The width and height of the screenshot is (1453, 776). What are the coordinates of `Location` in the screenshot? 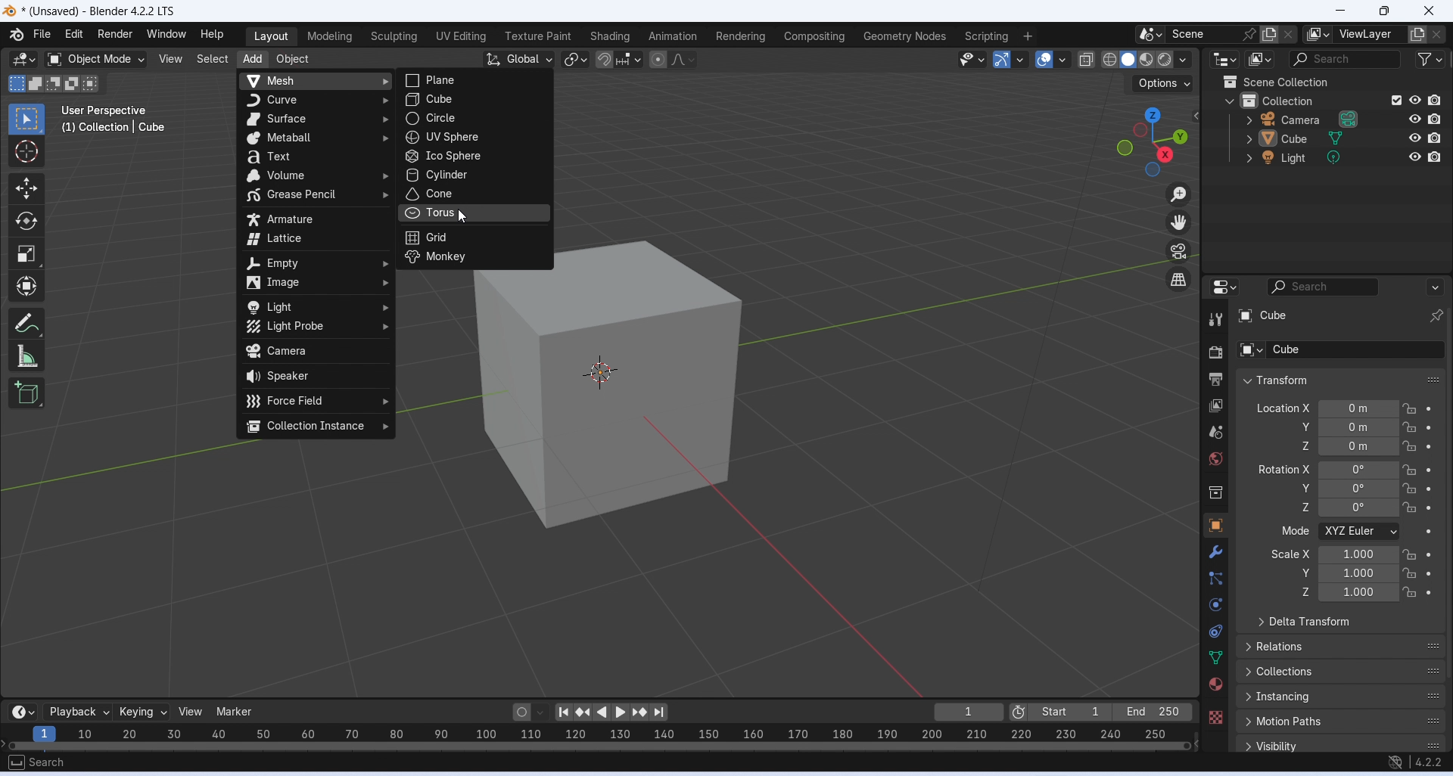 It's located at (1377, 408).